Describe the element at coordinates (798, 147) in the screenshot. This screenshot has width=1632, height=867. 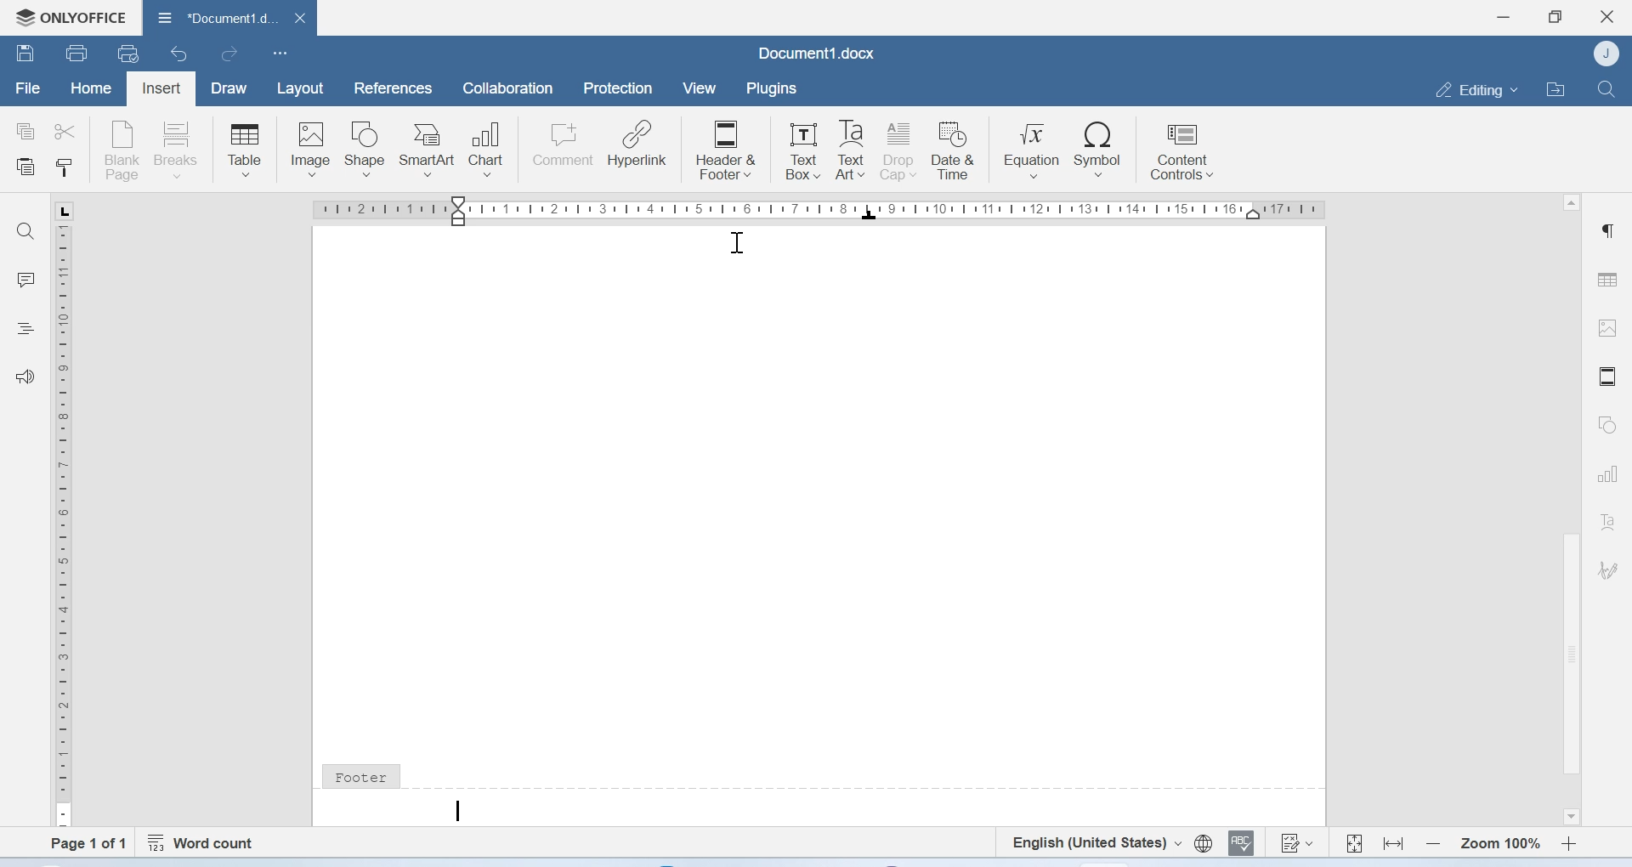
I see `Text Box` at that location.